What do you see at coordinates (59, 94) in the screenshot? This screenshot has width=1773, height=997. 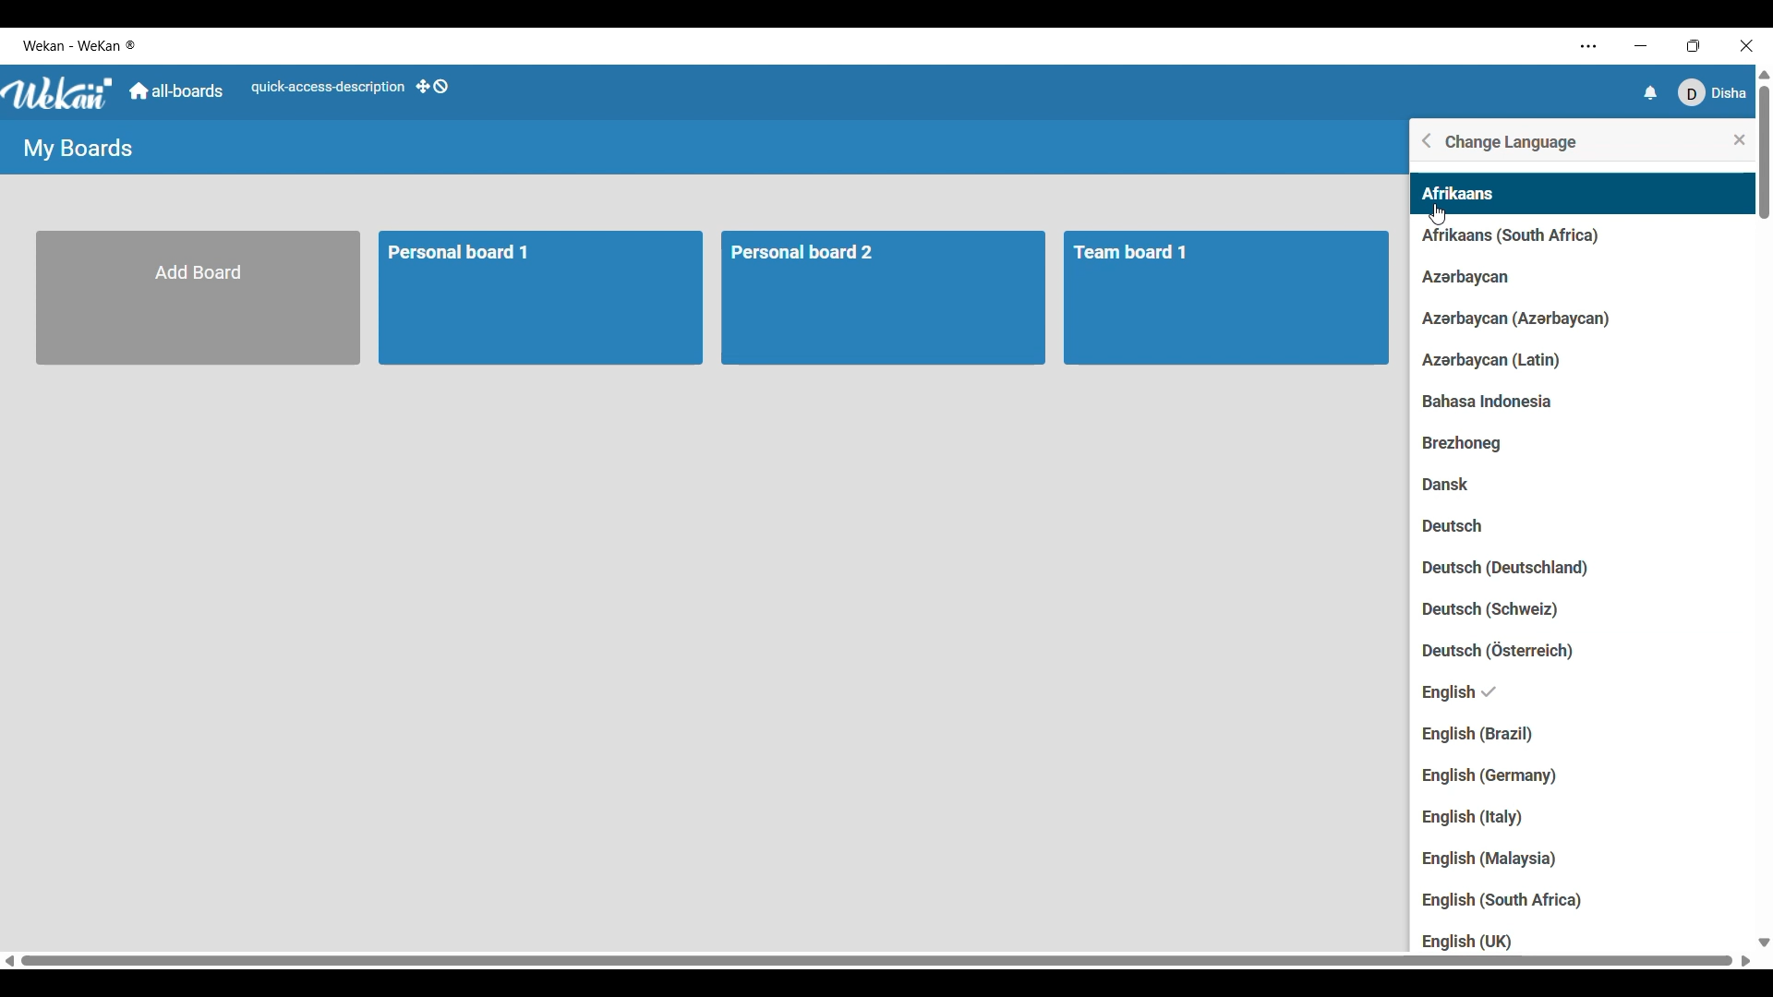 I see `Software logo` at bounding box center [59, 94].